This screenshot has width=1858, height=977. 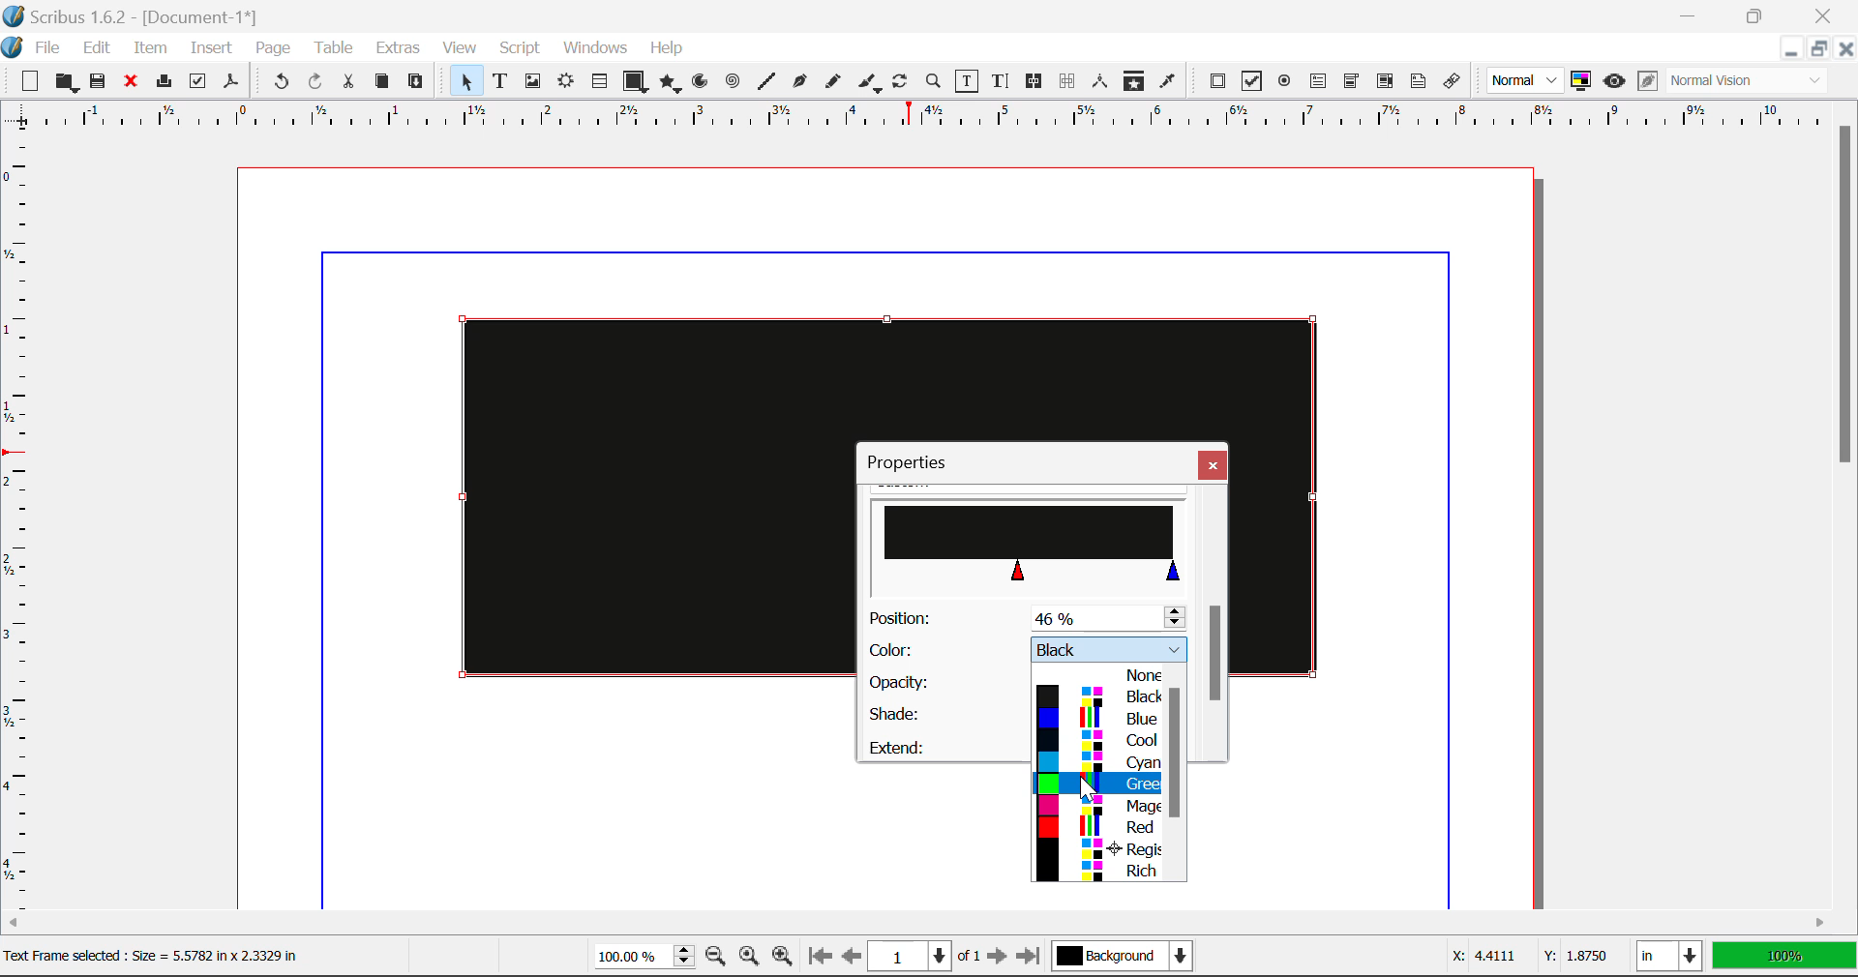 What do you see at coordinates (1648, 81) in the screenshot?
I see `Edit in Preview Mode` at bounding box center [1648, 81].